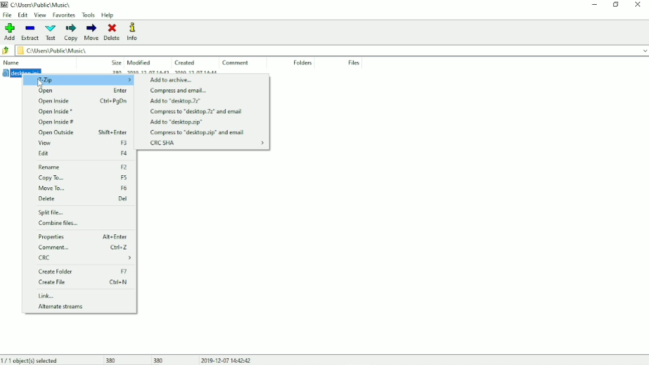 Image resolution: width=649 pixels, height=365 pixels. What do you see at coordinates (61, 306) in the screenshot?
I see `Alternate streams` at bounding box center [61, 306].